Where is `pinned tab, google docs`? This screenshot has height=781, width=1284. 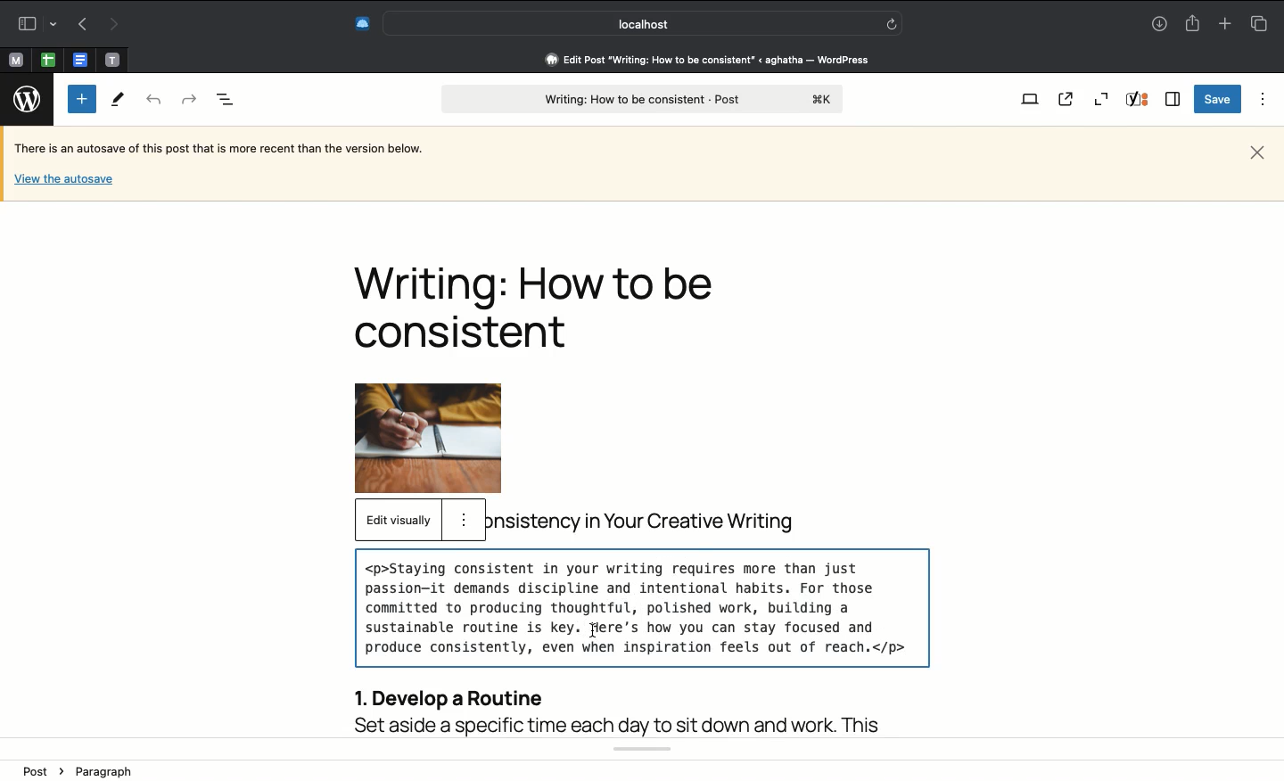 pinned tab, google docs is located at coordinates (78, 56).